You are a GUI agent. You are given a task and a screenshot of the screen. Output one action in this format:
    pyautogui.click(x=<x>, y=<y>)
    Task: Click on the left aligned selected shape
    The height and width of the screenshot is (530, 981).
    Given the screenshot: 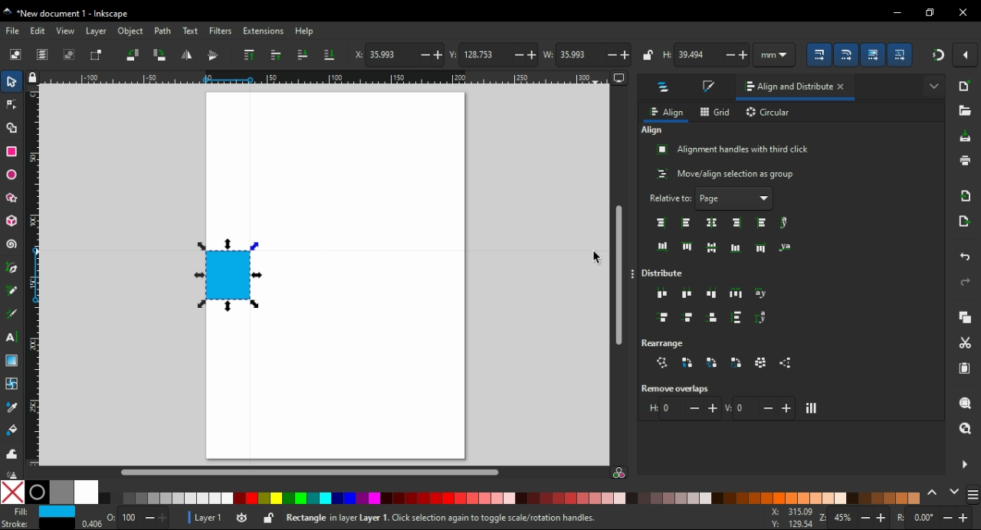 What is the action you would take?
    pyautogui.click(x=228, y=275)
    